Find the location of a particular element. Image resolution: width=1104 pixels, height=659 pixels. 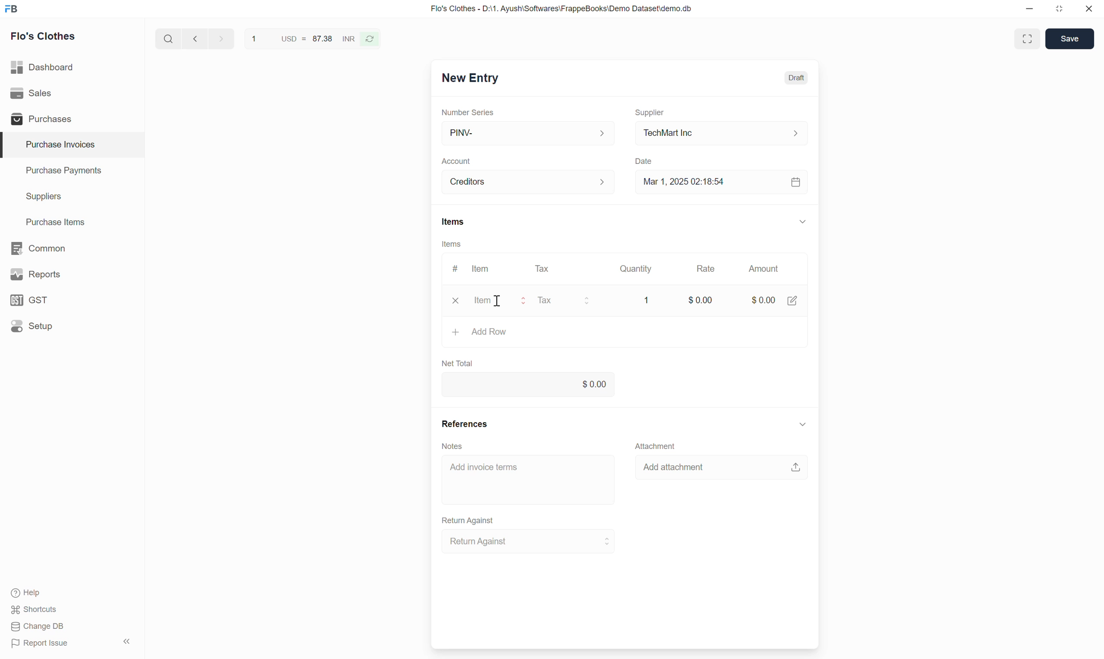

Previous is located at coordinates (195, 38).